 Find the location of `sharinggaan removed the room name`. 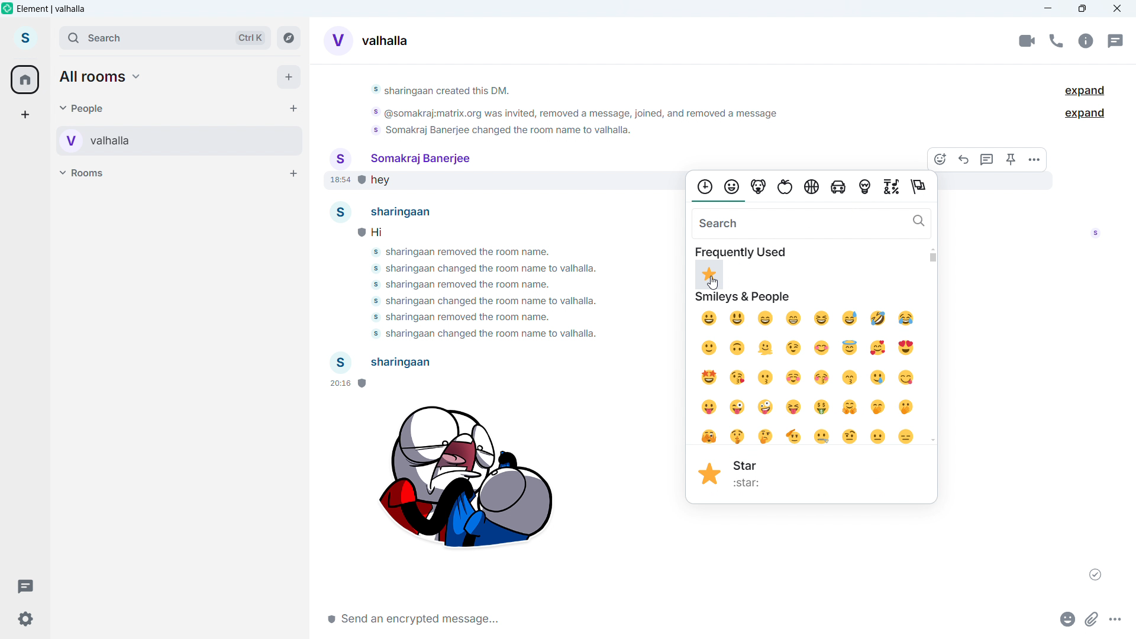

sharinggaan removed the room name is located at coordinates (464, 283).